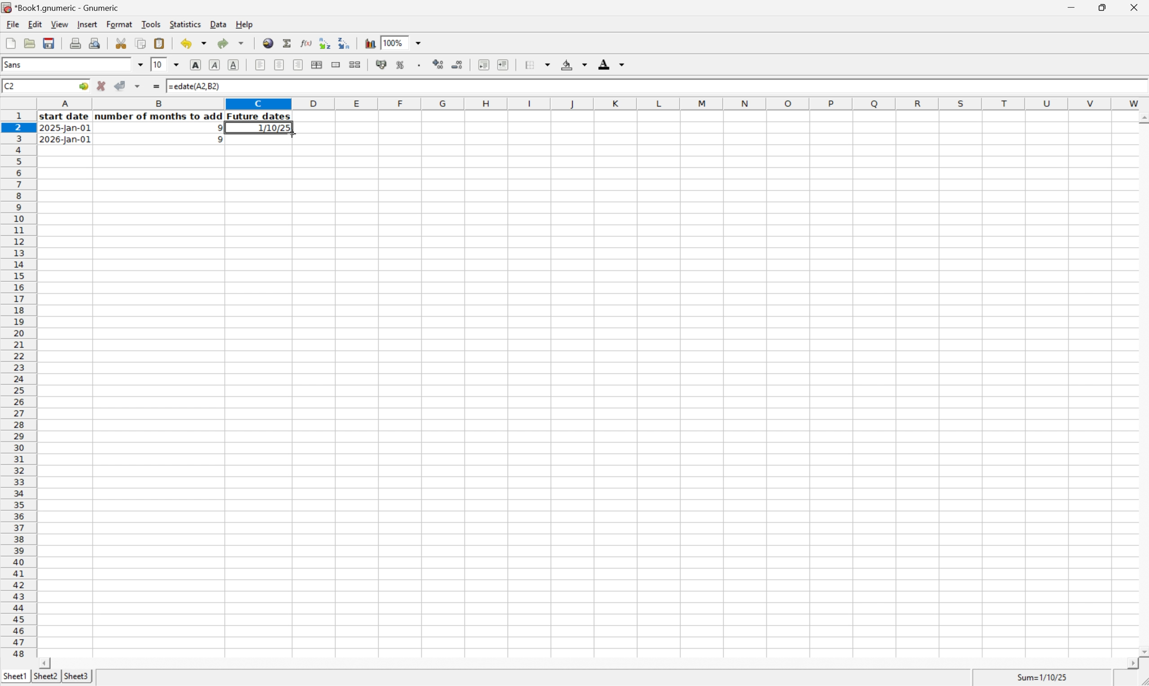  I want to click on start date, so click(66, 116).